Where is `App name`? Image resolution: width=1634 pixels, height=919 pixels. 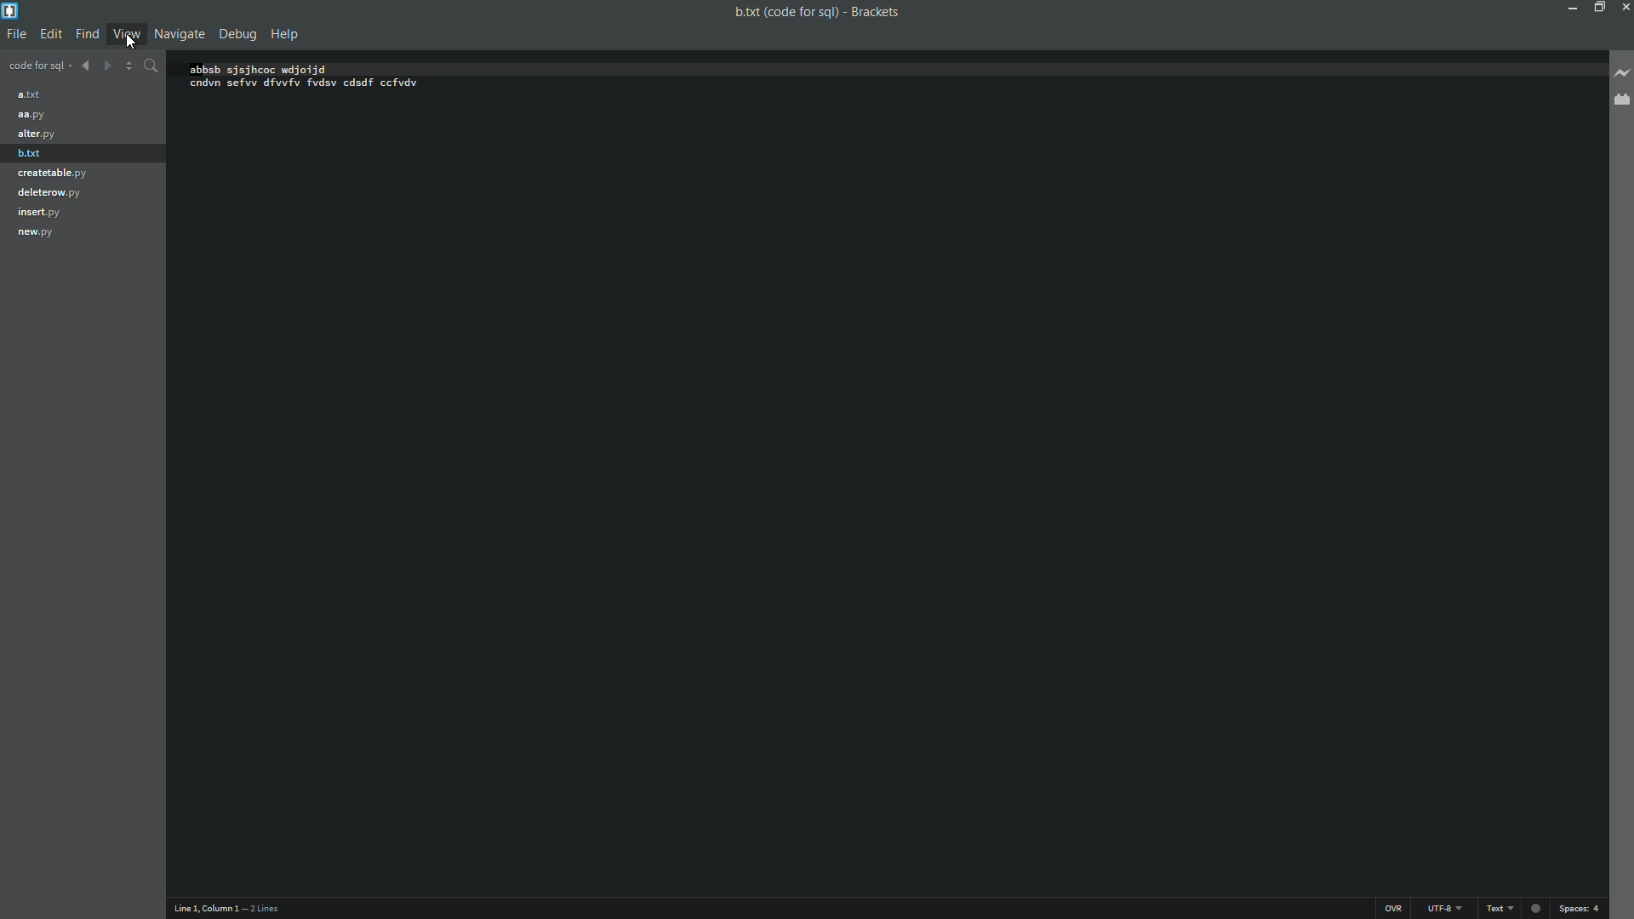
App name is located at coordinates (874, 10).